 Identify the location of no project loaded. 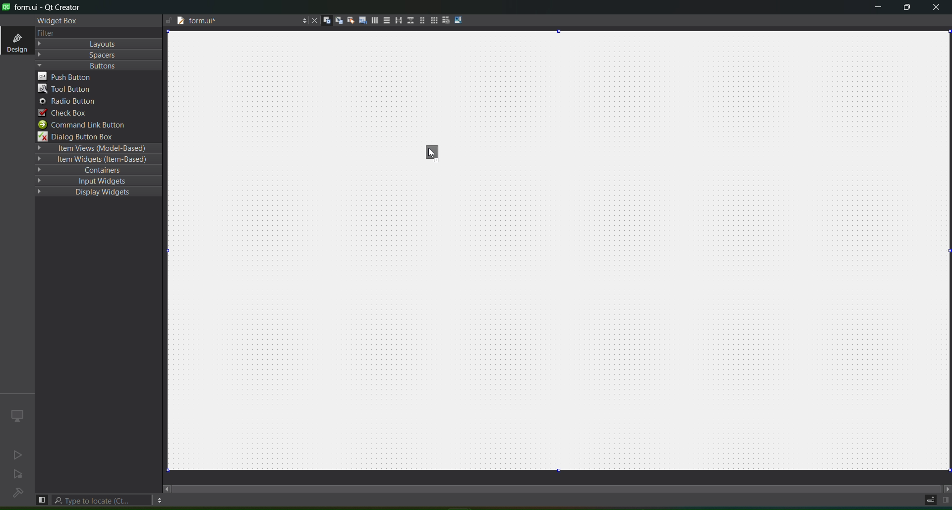
(19, 493).